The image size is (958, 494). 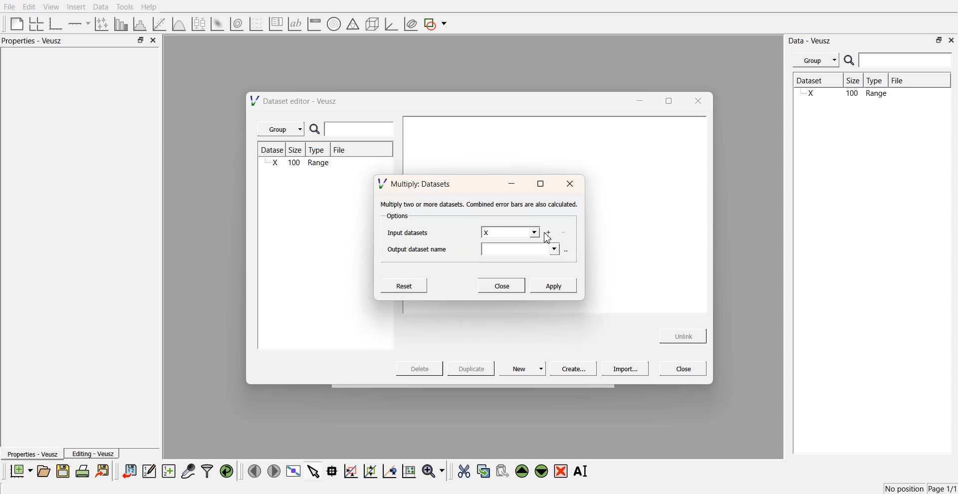 I want to click on export, so click(x=103, y=471).